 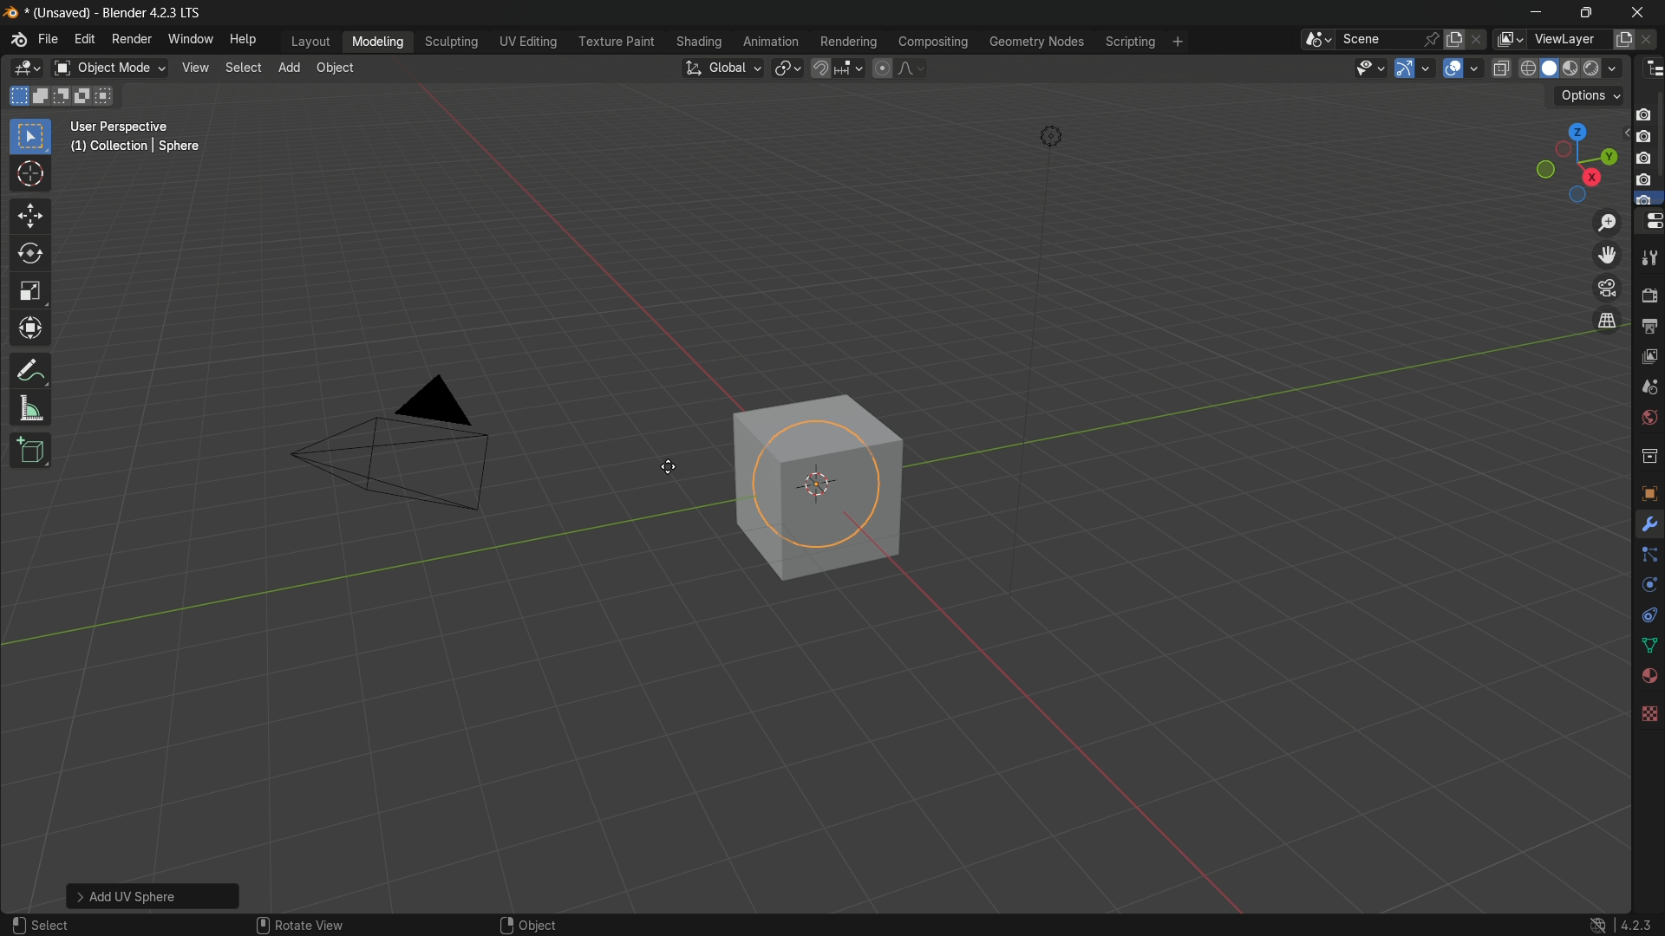 I want to click on User Perspective (1) Collection | Sphere, so click(x=135, y=136).